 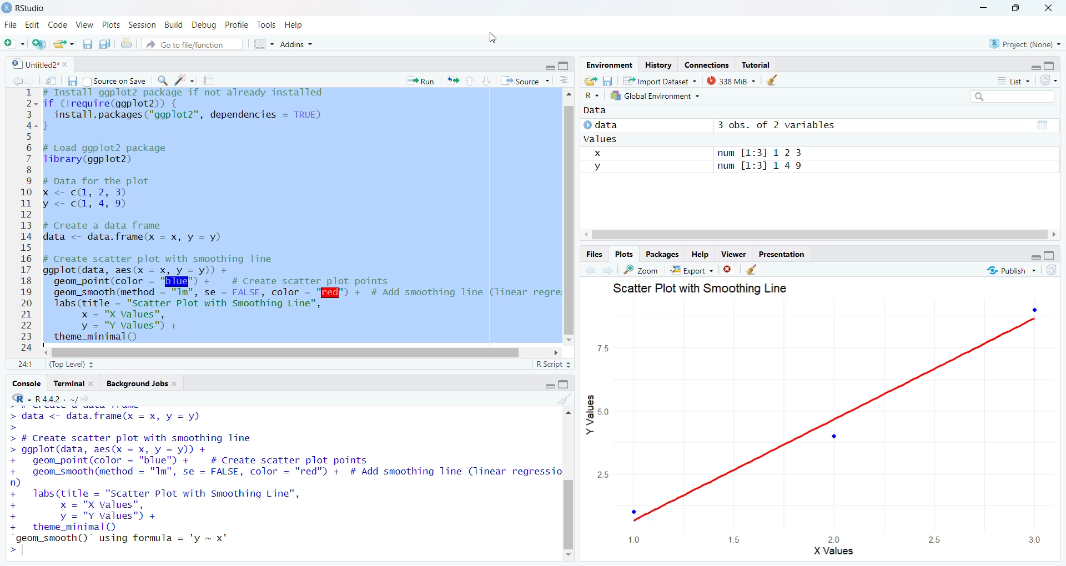 I want to click on Export ~, so click(x=693, y=272).